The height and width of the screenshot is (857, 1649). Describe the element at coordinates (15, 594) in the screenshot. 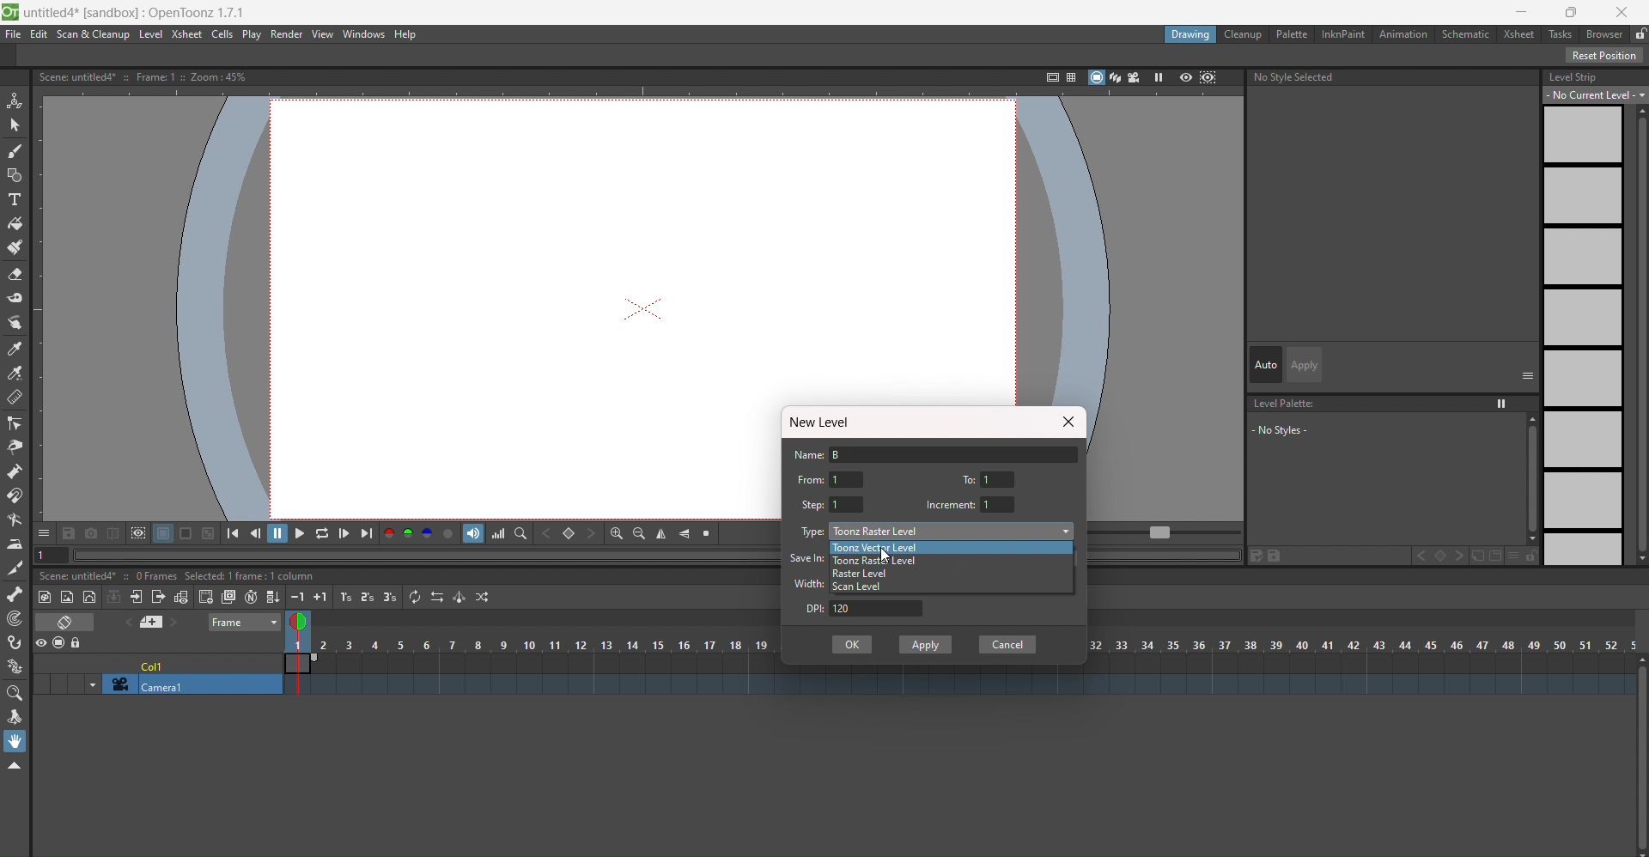

I see `skeleton tool` at that location.